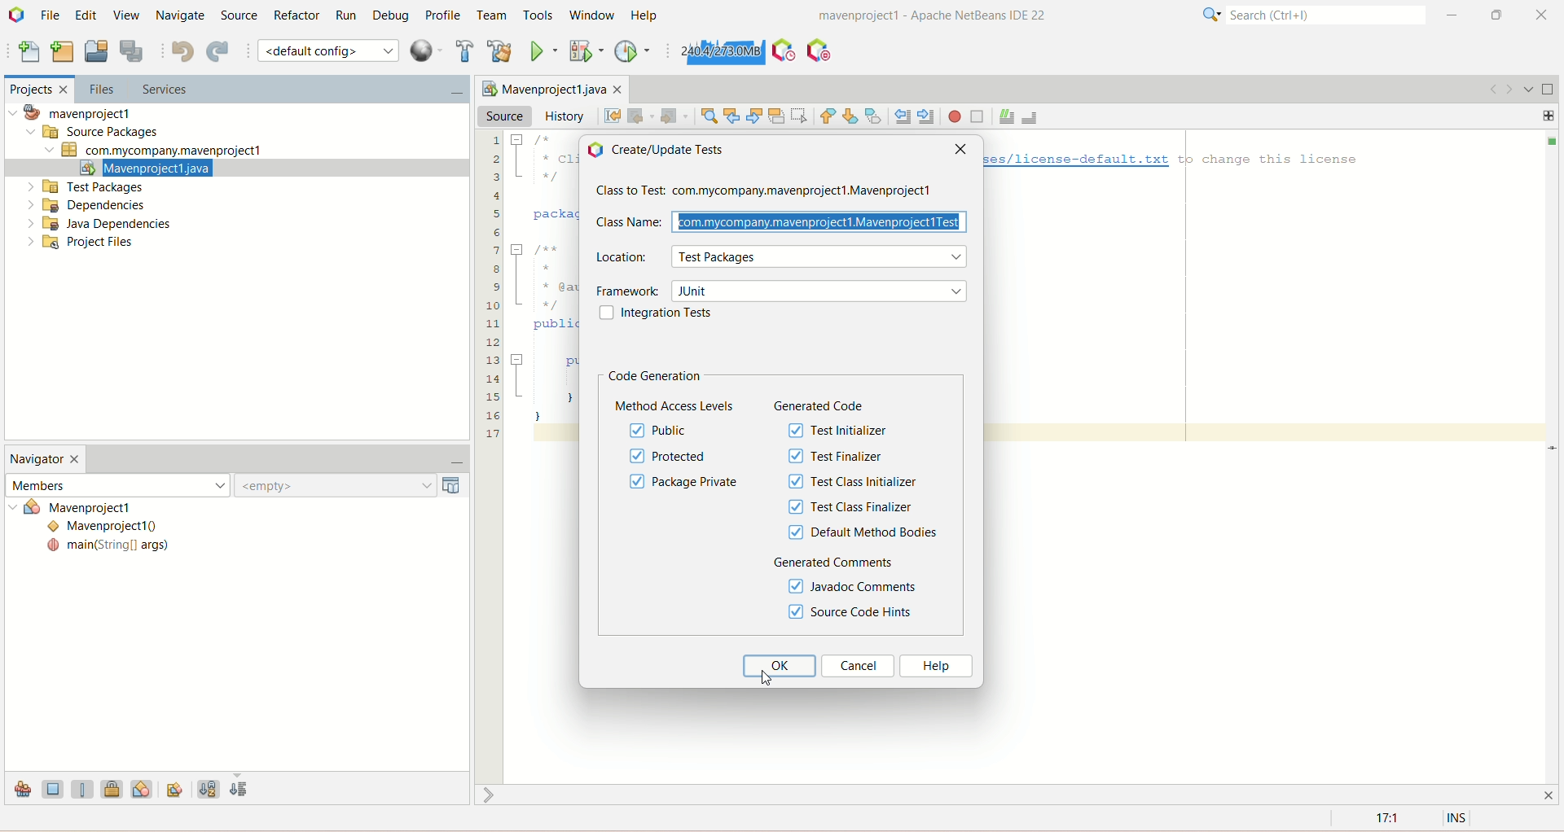 The height and width of the screenshot is (832, 1564). What do you see at coordinates (673, 431) in the screenshot?
I see `public` at bounding box center [673, 431].